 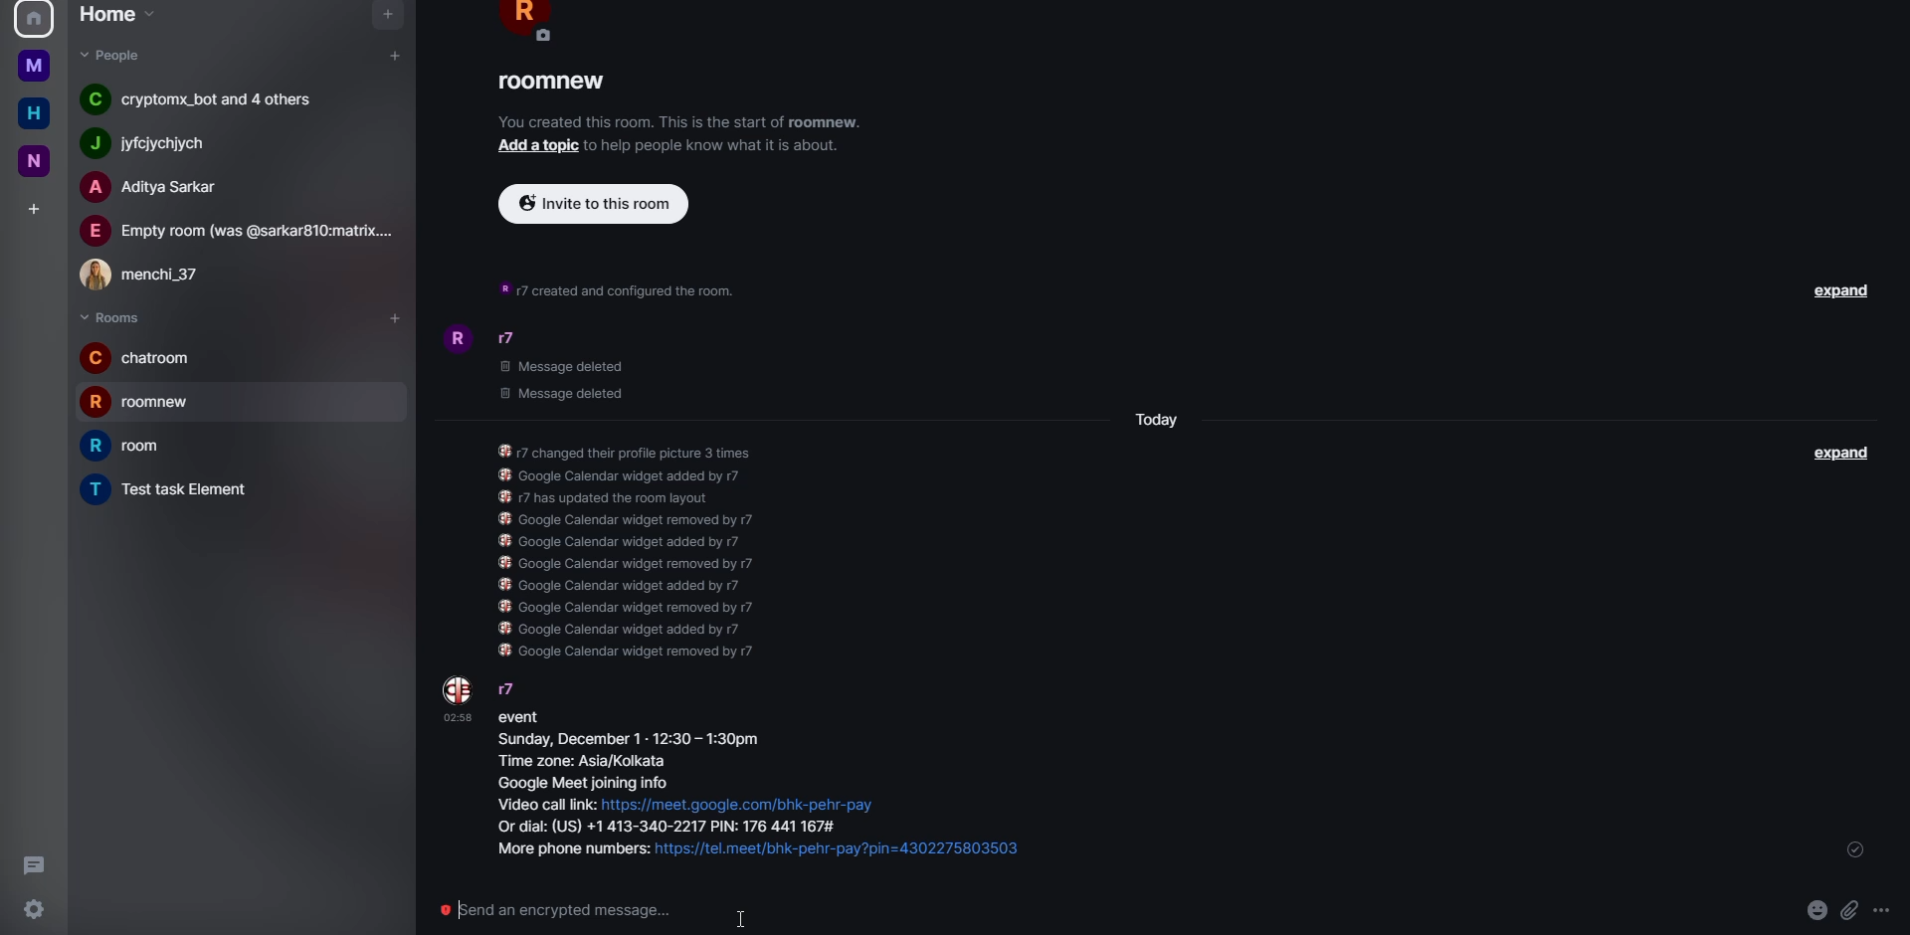 I want to click on add, so click(x=535, y=145).